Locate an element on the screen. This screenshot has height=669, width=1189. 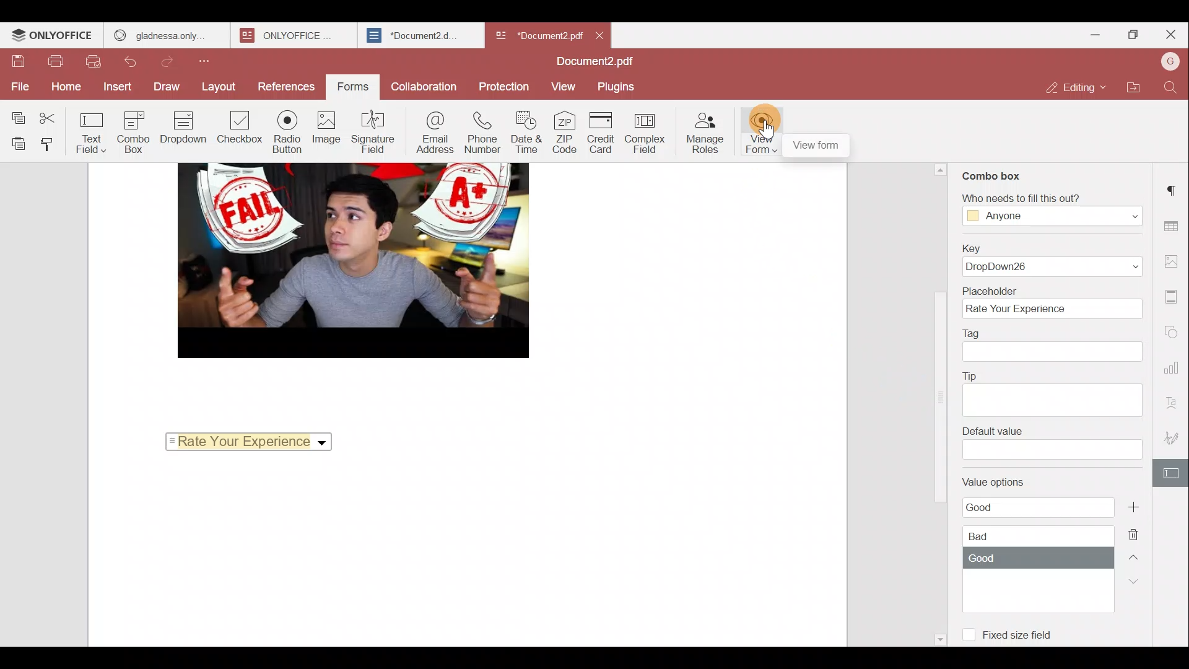
Radio is located at coordinates (287, 133).